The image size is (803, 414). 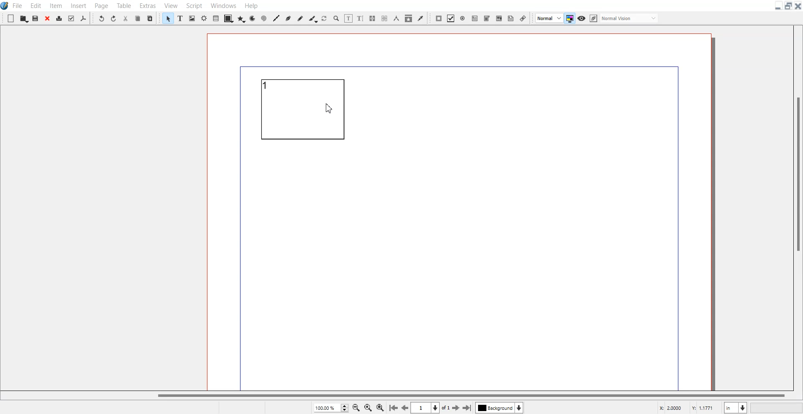 I want to click on Zoom In, so click(x=380, y=407).